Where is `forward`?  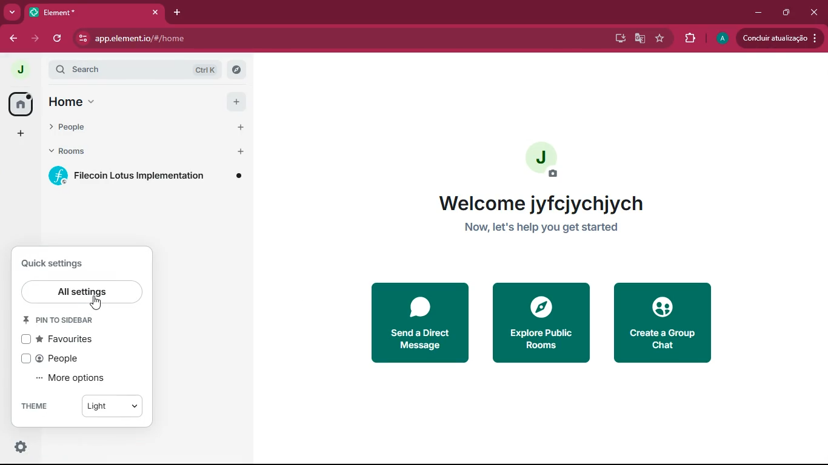 forward is located at coordinates (34, 39).